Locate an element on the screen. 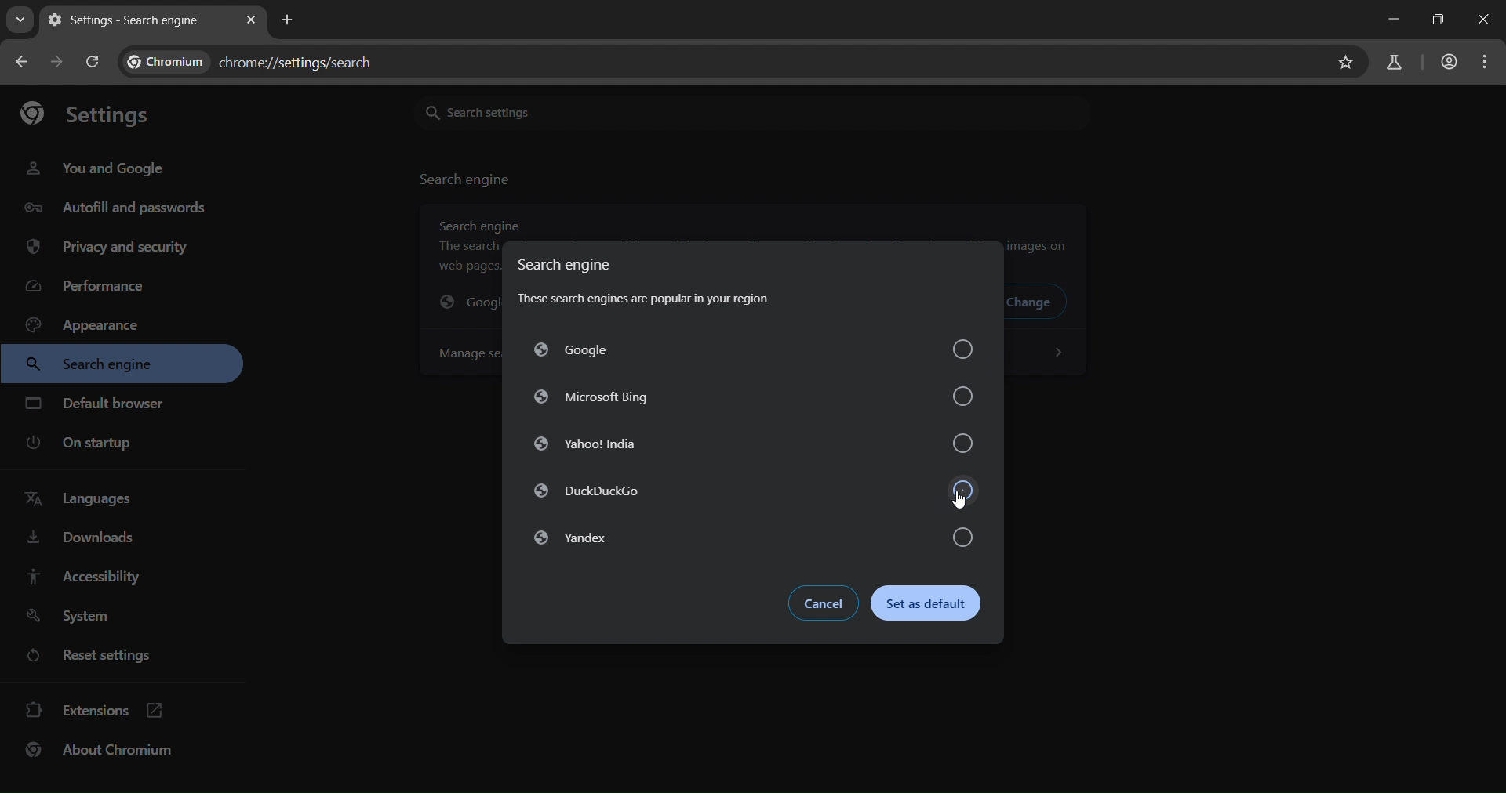  go forward 1 page is located at coordinates (56, 61).